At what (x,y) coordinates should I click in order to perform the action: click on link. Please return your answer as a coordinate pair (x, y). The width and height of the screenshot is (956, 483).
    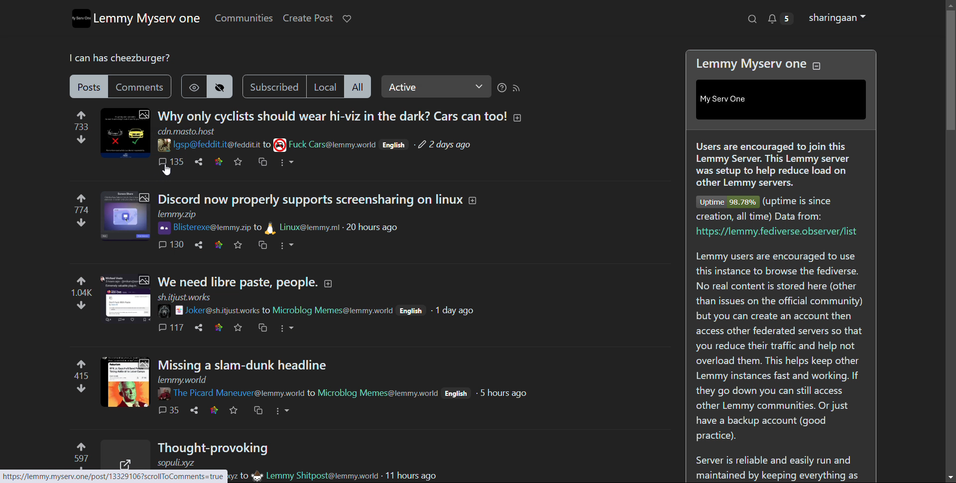
    Looking at the image, I should click on (219, 162).